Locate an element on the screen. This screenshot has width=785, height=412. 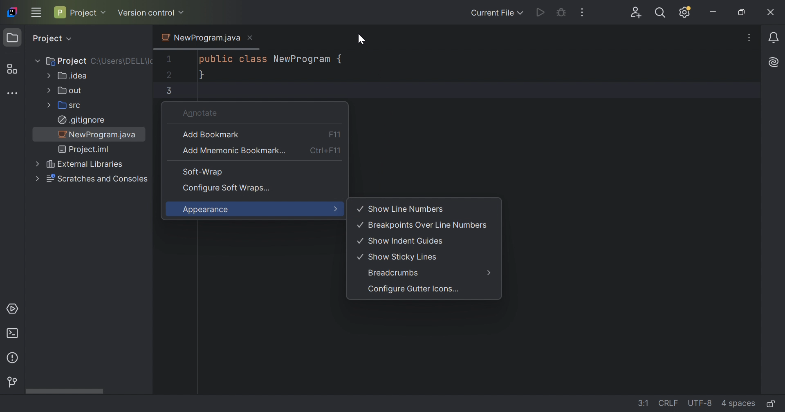
Idea is located at coordinates (73, 76).